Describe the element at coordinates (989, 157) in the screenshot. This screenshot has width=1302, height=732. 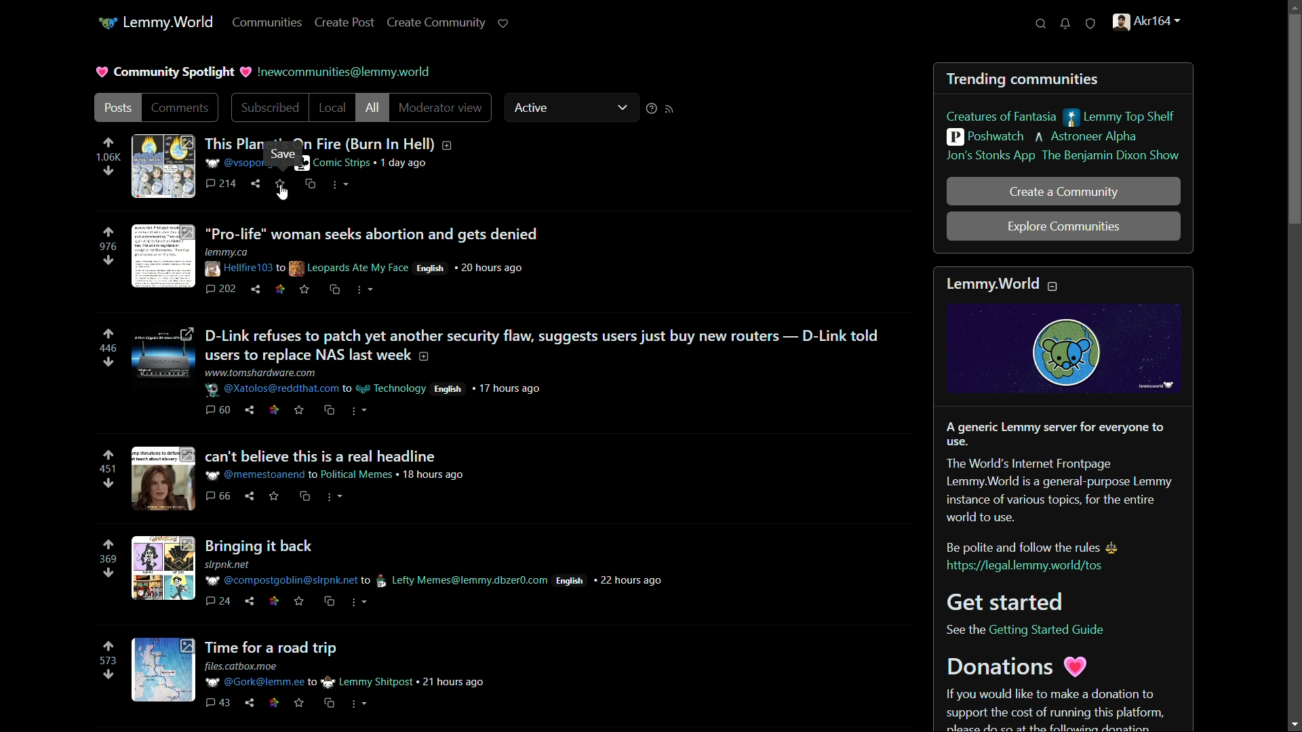
I see `jon's stonks app` at that location.